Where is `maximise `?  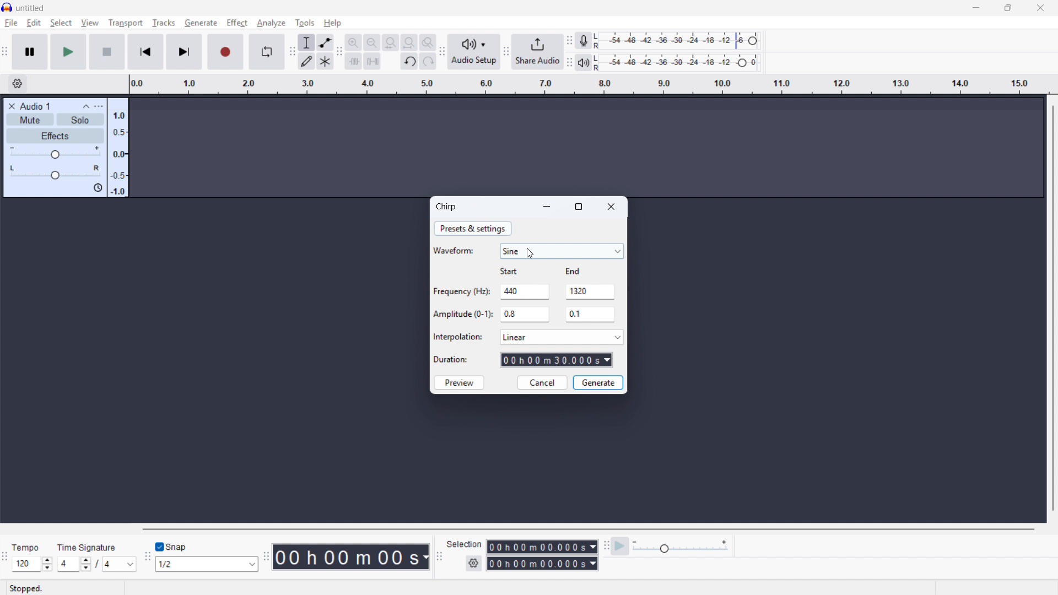 maximise  is located at coordinates (1010, 8).